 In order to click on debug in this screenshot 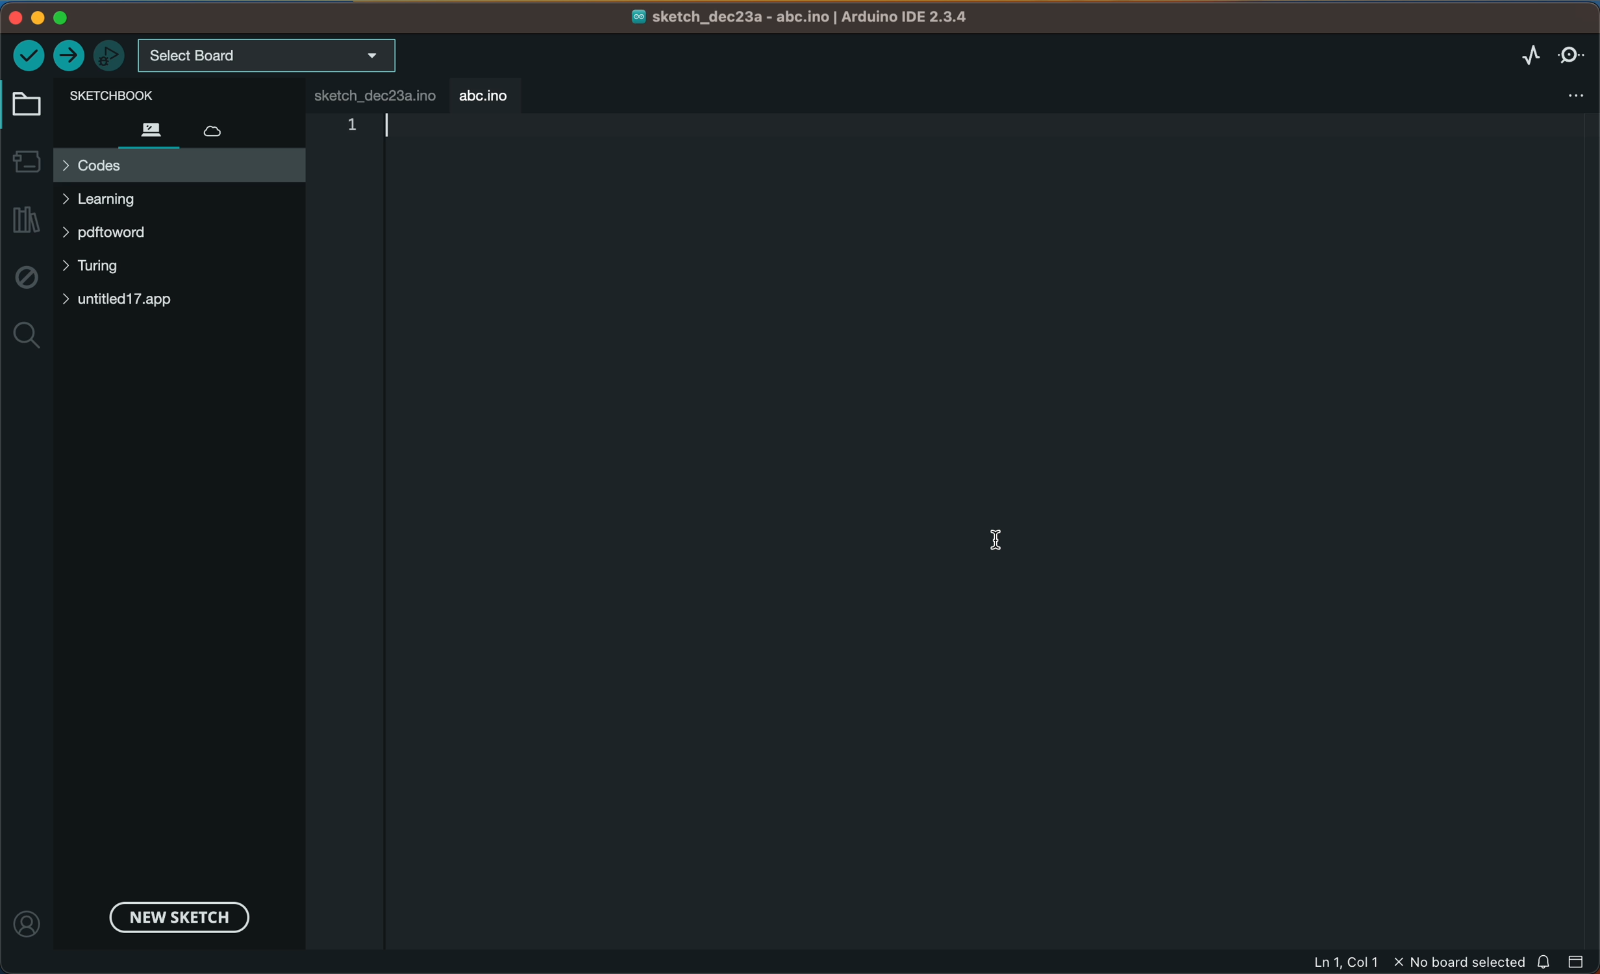, I will do `click(25, 278)`.